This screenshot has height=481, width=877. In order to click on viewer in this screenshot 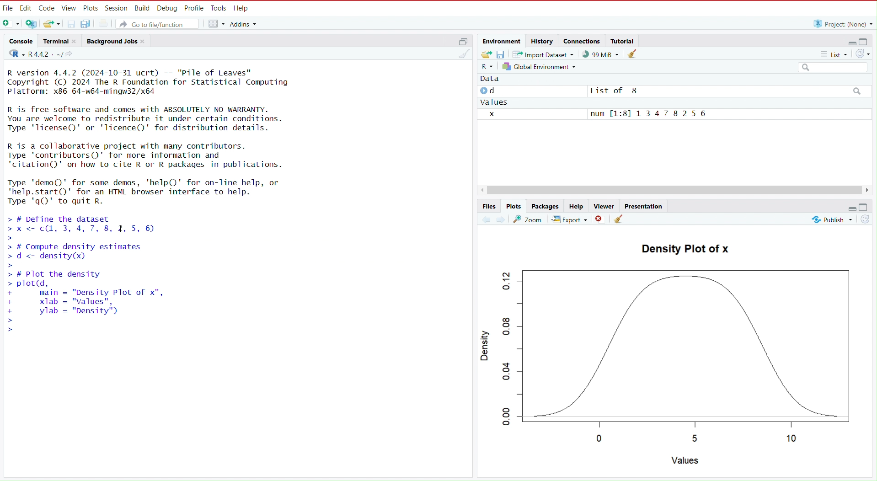, I will do `click(601, 205)`.